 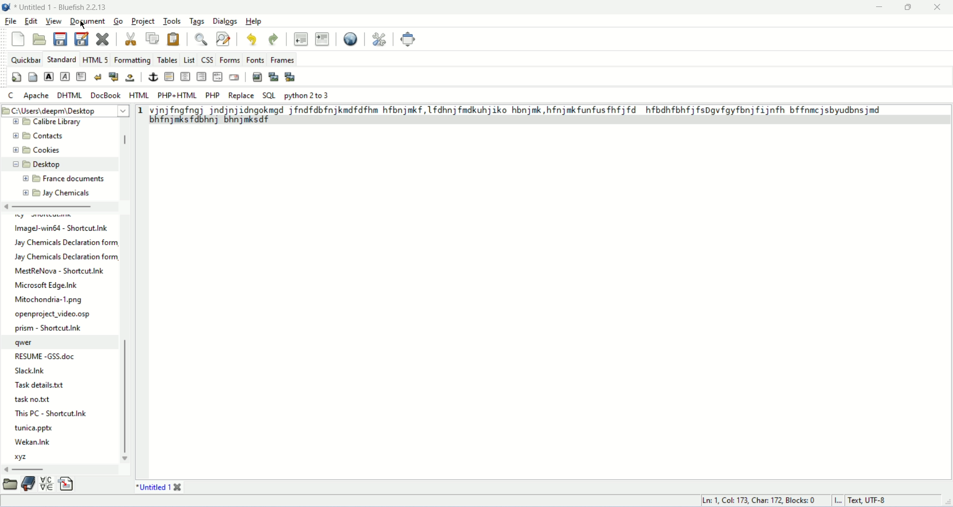 I want to click on Wekan.Ink, so click(x=32, y=442).